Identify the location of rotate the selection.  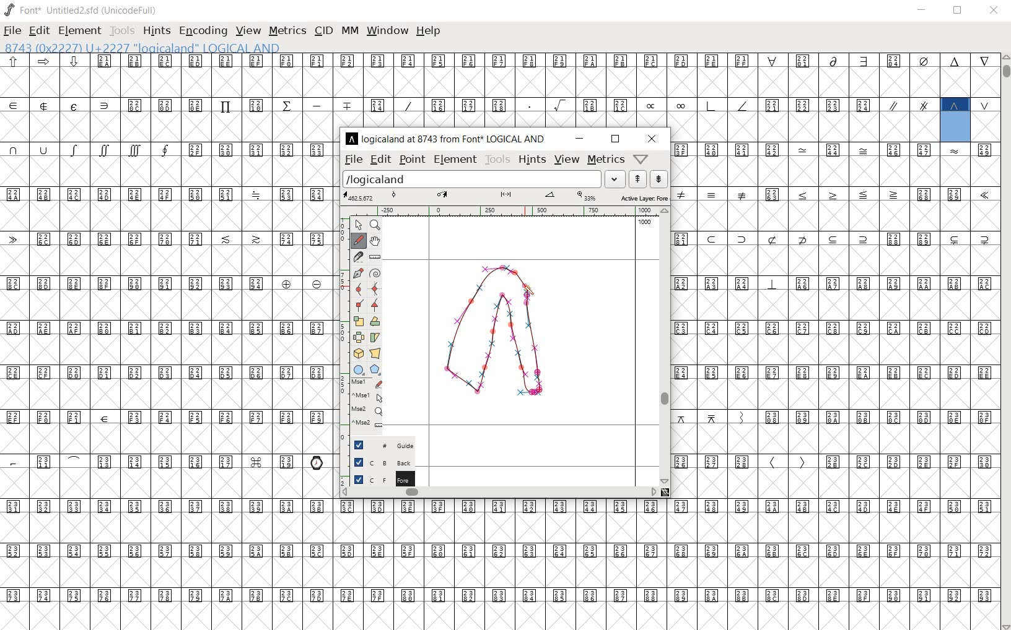
(378, 321).